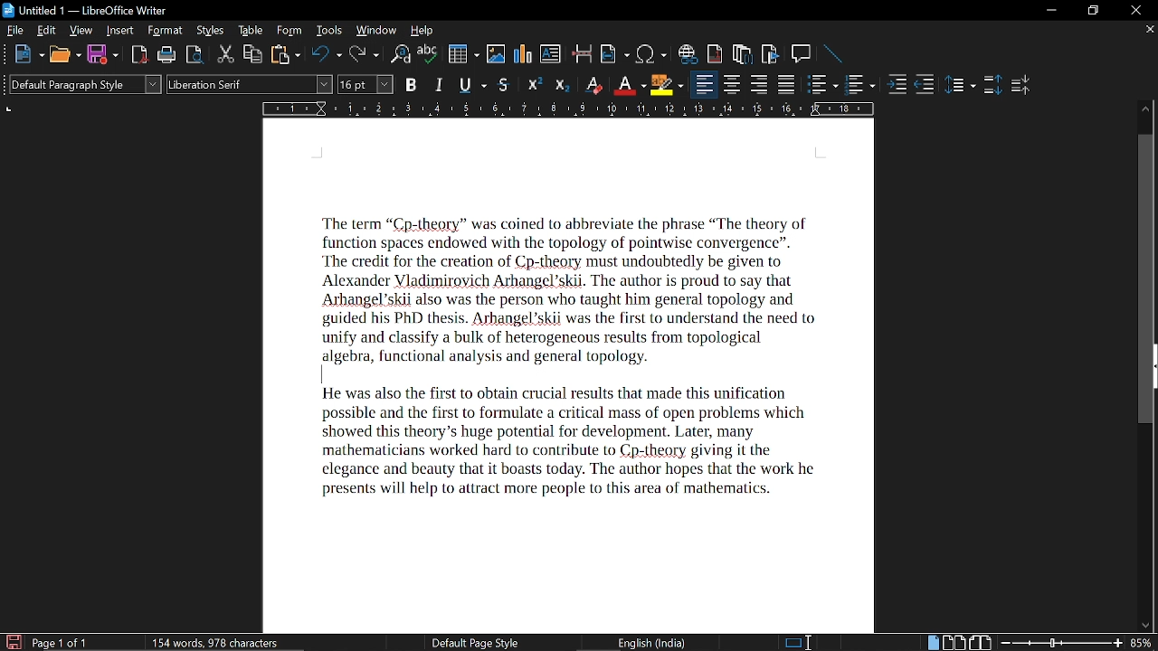  I want to click on UNdo, so click(327, 55).